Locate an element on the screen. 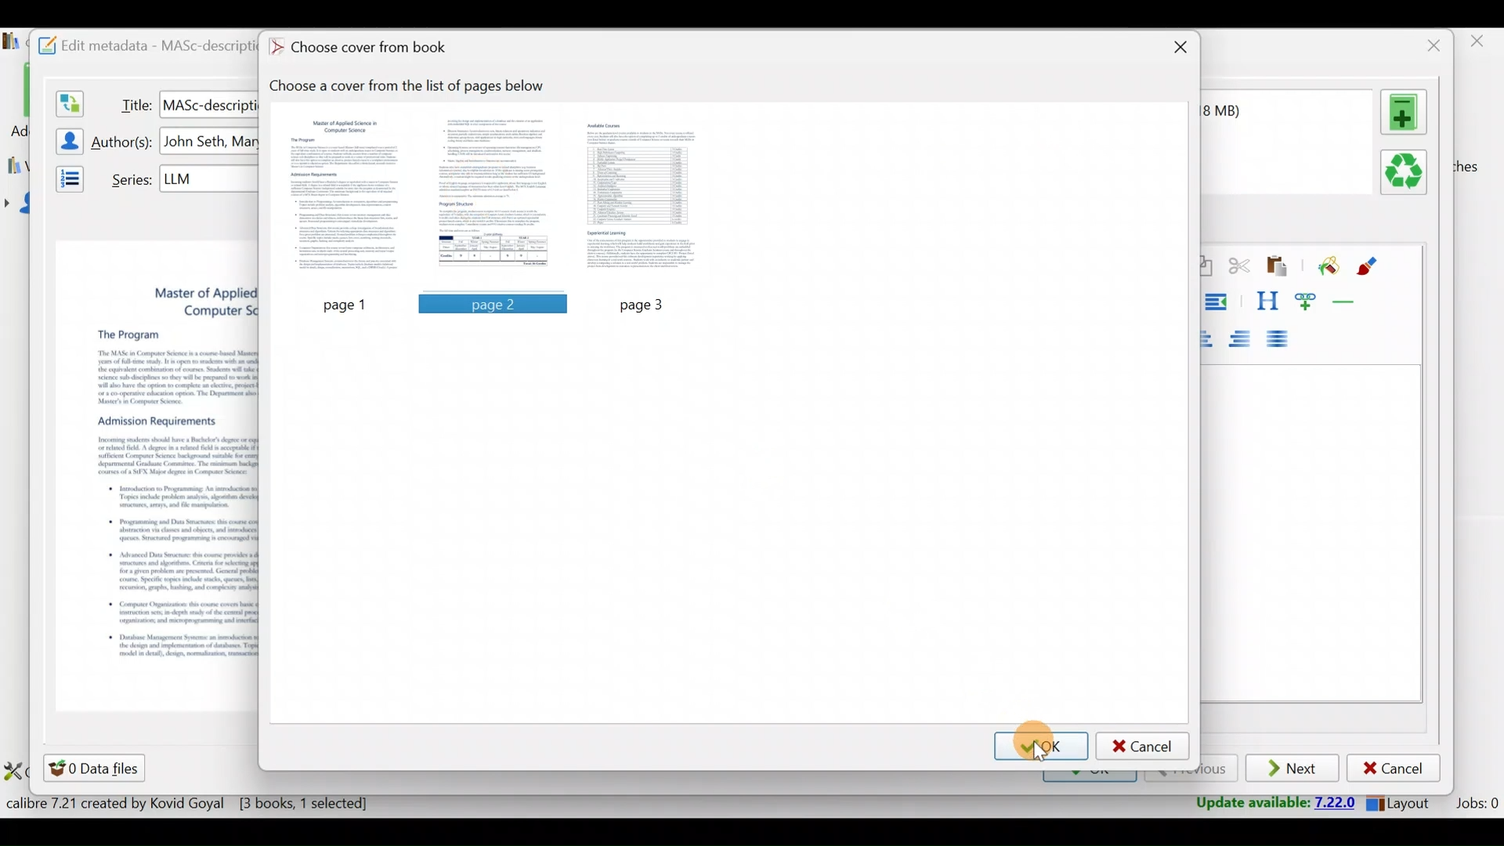 The image size is (1504, 846). Data files is located at coordinates (97, 768).